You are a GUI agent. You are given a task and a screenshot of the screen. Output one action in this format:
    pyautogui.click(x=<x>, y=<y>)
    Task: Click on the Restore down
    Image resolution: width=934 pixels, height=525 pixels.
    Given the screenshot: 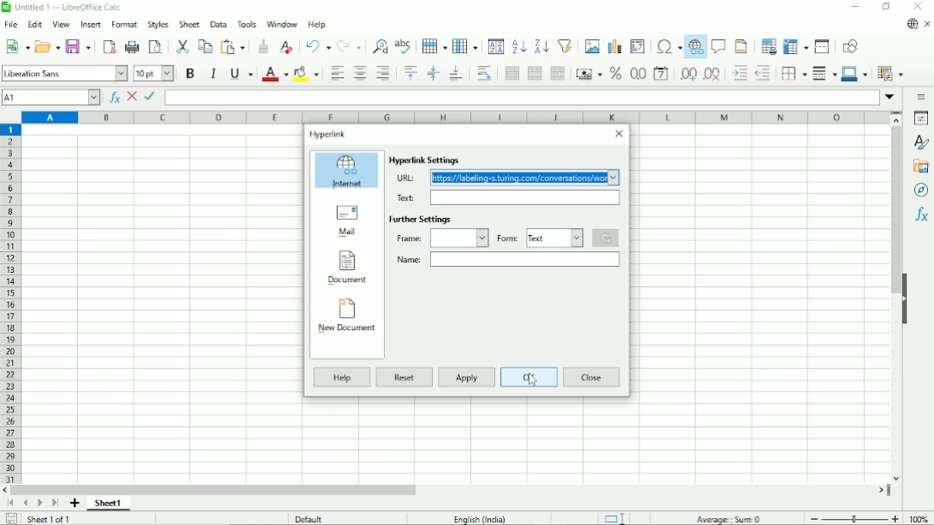 What is the action you would take?
    pyautogui.click(x=888, y=7)
    